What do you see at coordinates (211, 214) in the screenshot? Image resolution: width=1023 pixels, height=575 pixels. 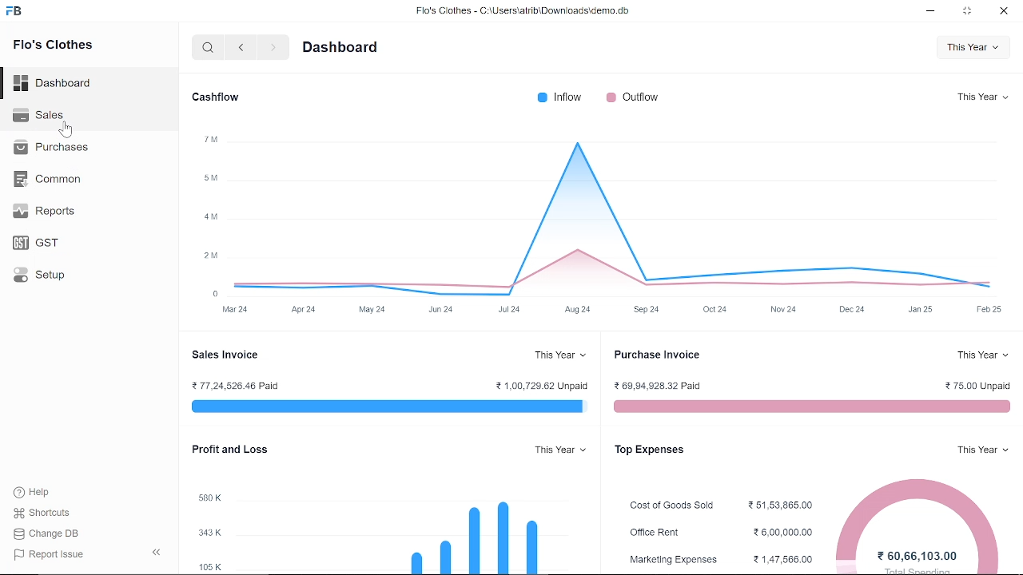 I see `y-axis label` at bounding box center [211, 214].